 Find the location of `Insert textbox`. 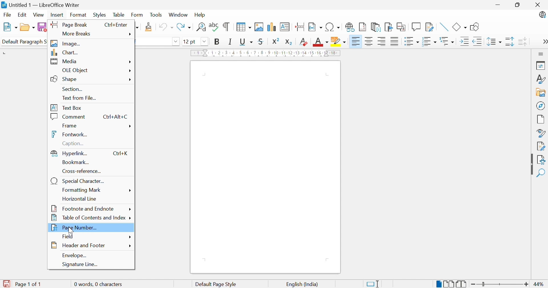

Insert textbox is located at coordinates (284, 27).